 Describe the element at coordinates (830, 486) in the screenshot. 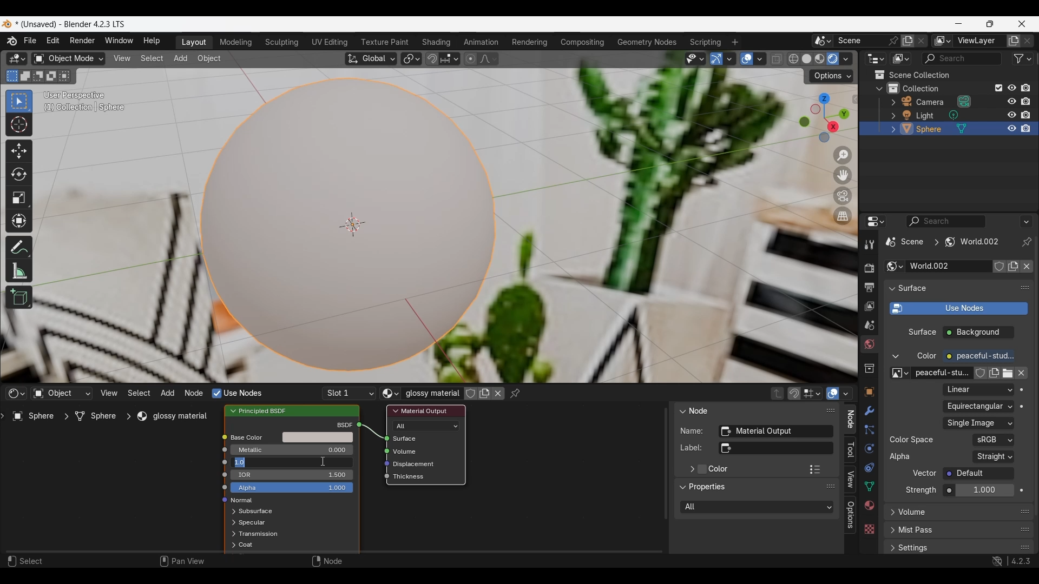

I see `Float panel` at that location.